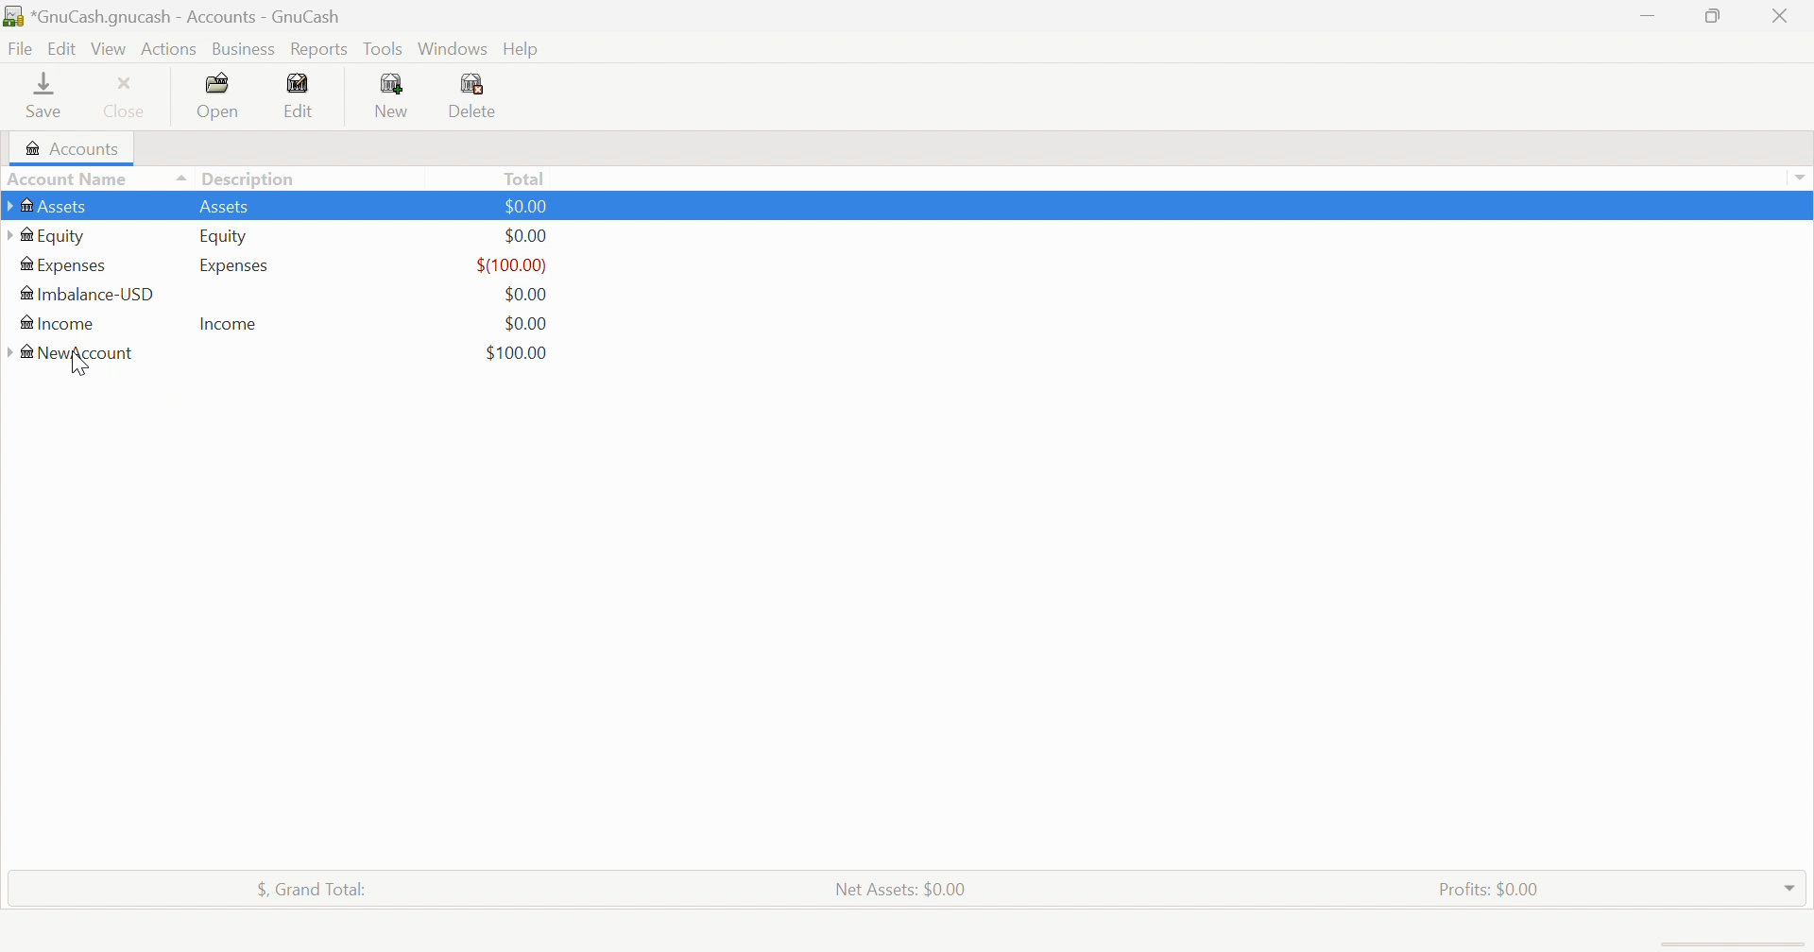 The width and height of the screenshot is (1814, 952). What do you see at coordinates (1647, 13) in the screenshot?
I see `Minimize` at bounding box center [1647, 13].